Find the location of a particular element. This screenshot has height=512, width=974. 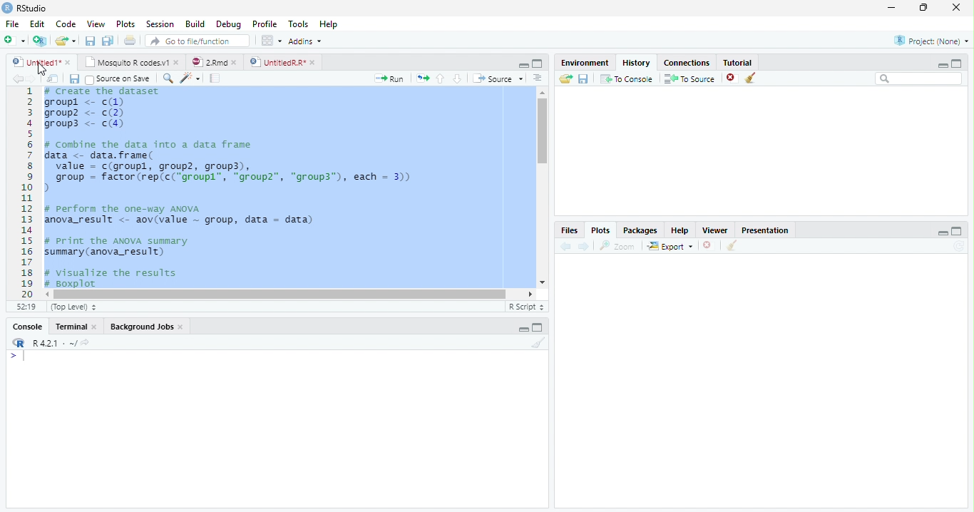

Files is located at coordinates (568, 230).